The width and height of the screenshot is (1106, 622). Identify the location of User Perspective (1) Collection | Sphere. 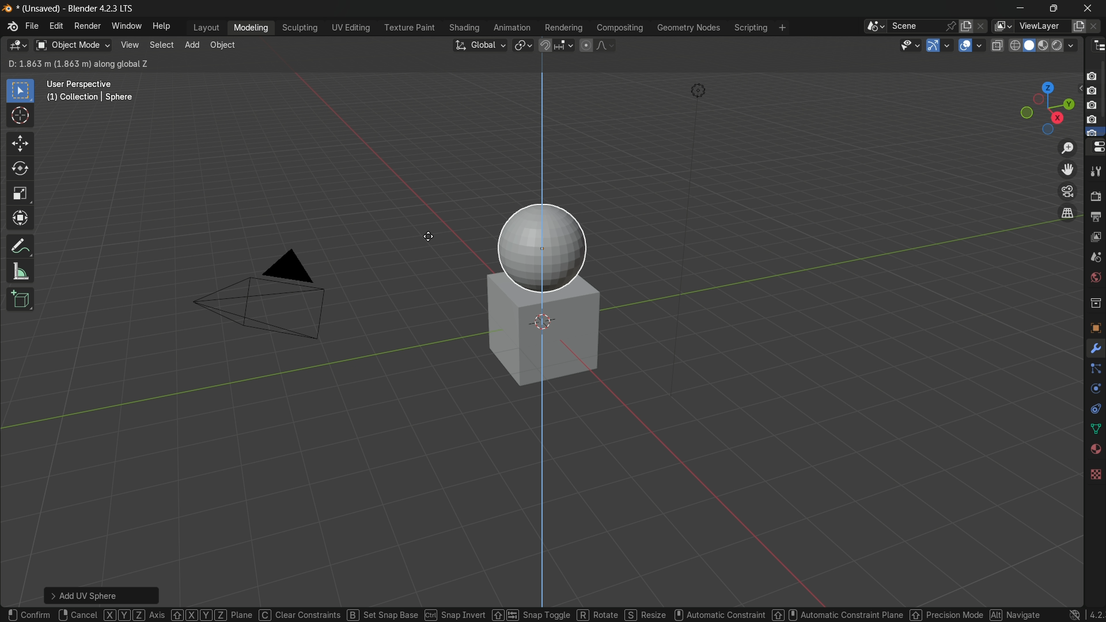
(90, 90).